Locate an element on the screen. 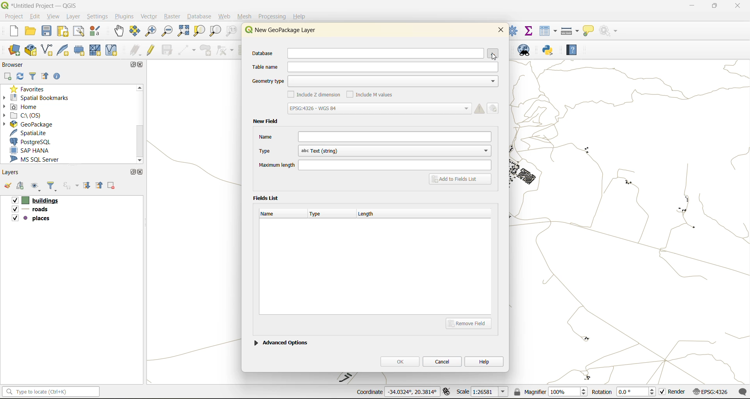 Image resolution: width=750 pixels, height=399 pixels. close is located at coordinates (501, 29).